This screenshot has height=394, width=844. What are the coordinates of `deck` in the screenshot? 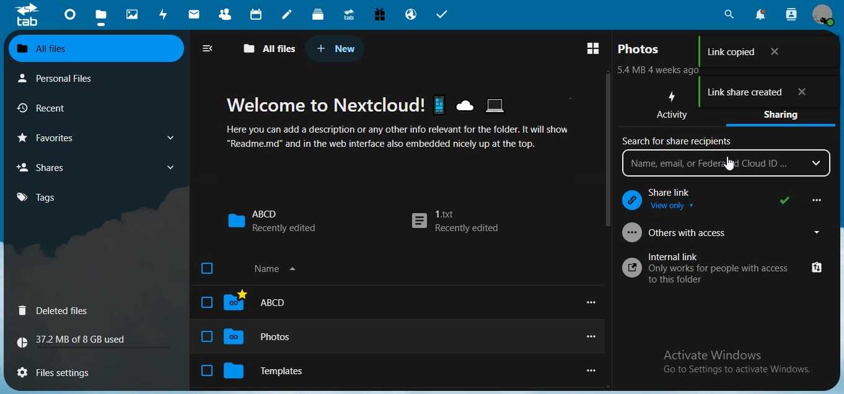 It's located at (318, 14).